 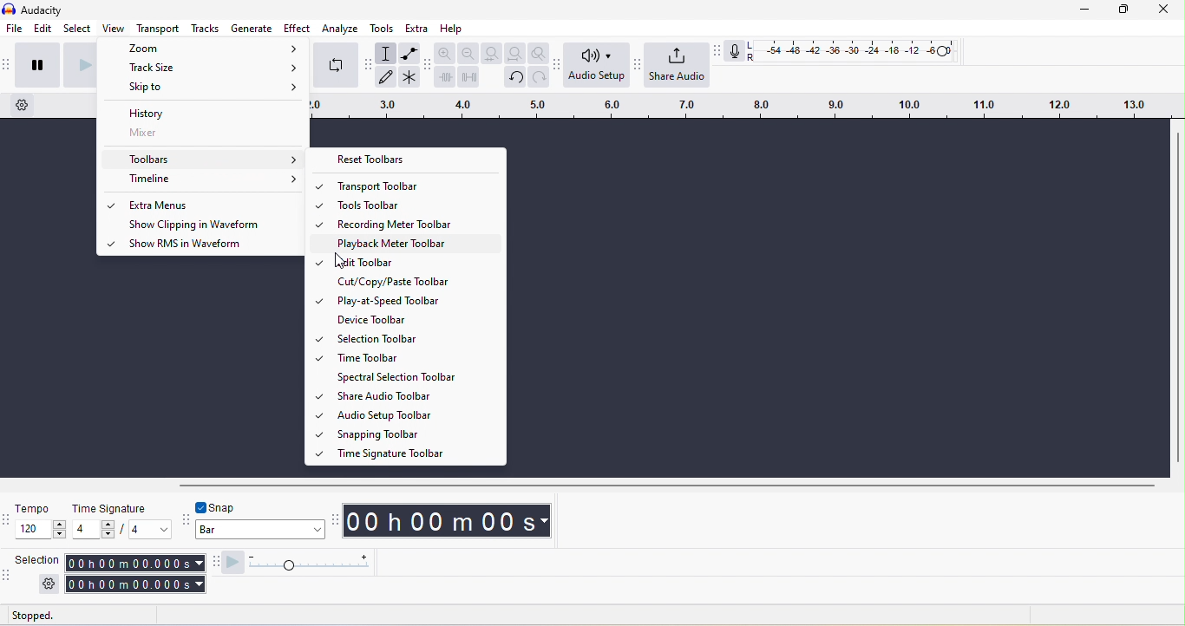 What do you see at coordinates (206, 48) in the screenshot?
I see `Zoom` at bounding box center [206, 48].